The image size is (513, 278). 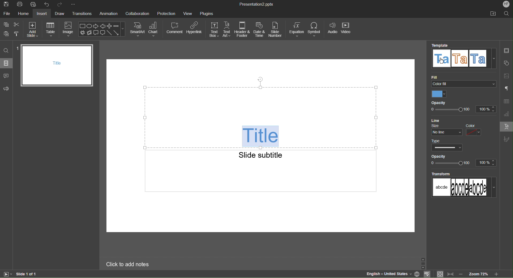 What do you see at coordinates (256, 4) in the screenshot?
I see `Presentation` at bounding box center [256, 4].